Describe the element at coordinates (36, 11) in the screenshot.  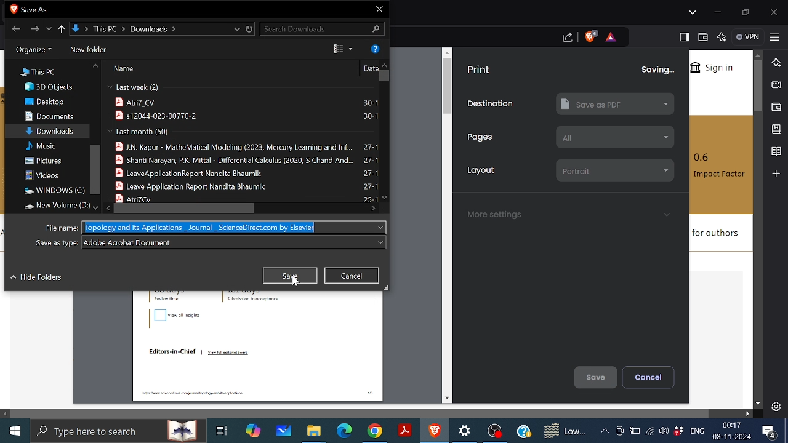
I see `save as` at that location.